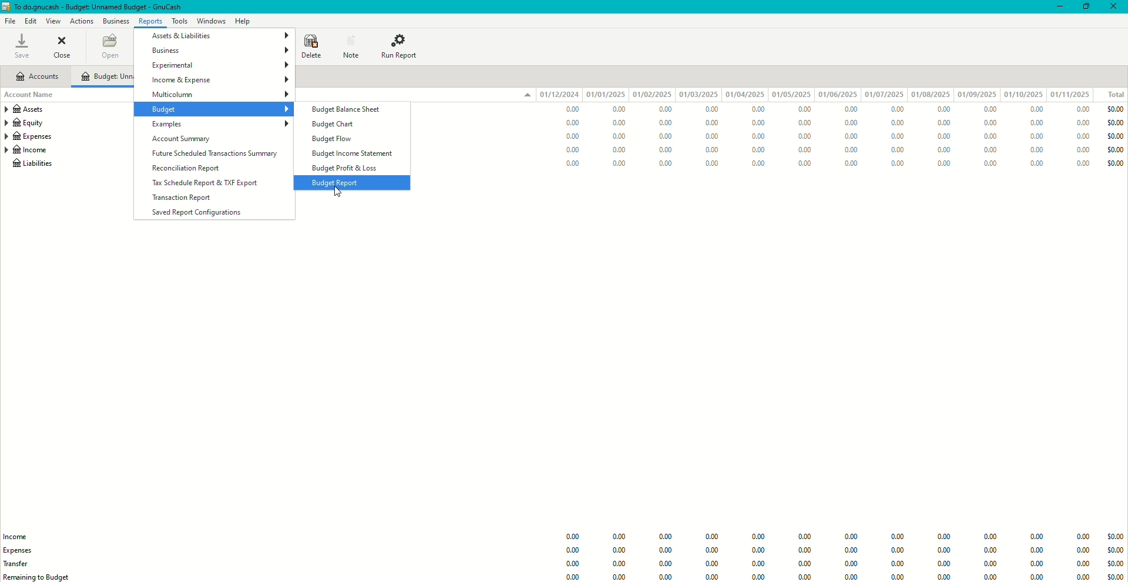 This screenshot has width=1128, height=582. Describe the element at coordinates (989, 537) in the screenshot. I see `0.00` at that location.